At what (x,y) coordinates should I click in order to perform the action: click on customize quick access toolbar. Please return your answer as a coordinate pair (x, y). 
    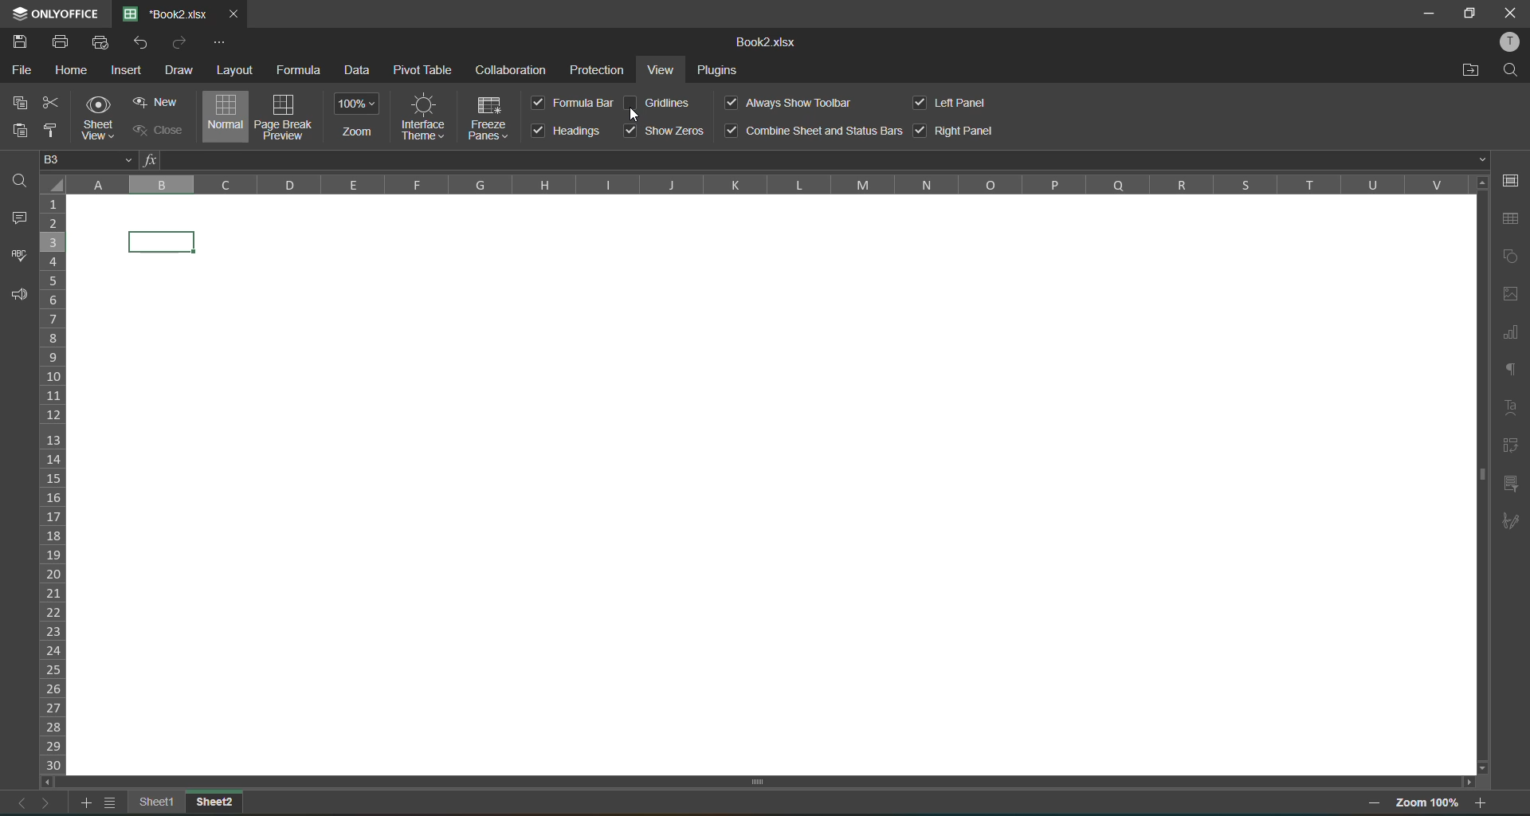
    Looking at the image, I should click on (221, 44).